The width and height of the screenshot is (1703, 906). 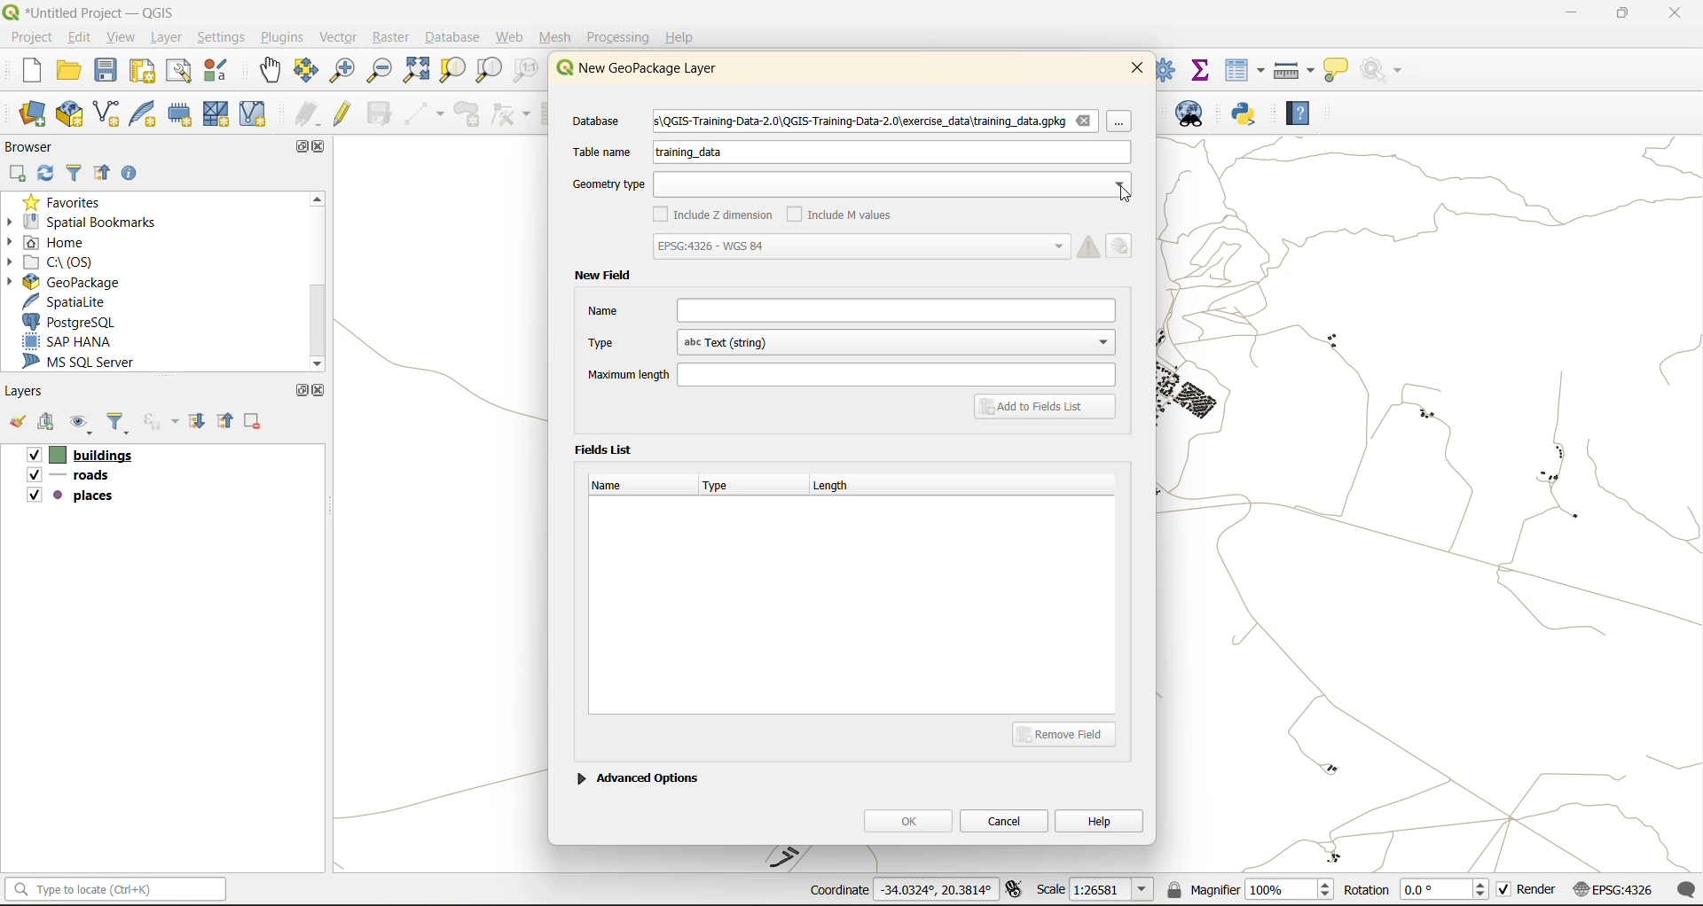 I want to click on close, so click(x=1137, y=66).